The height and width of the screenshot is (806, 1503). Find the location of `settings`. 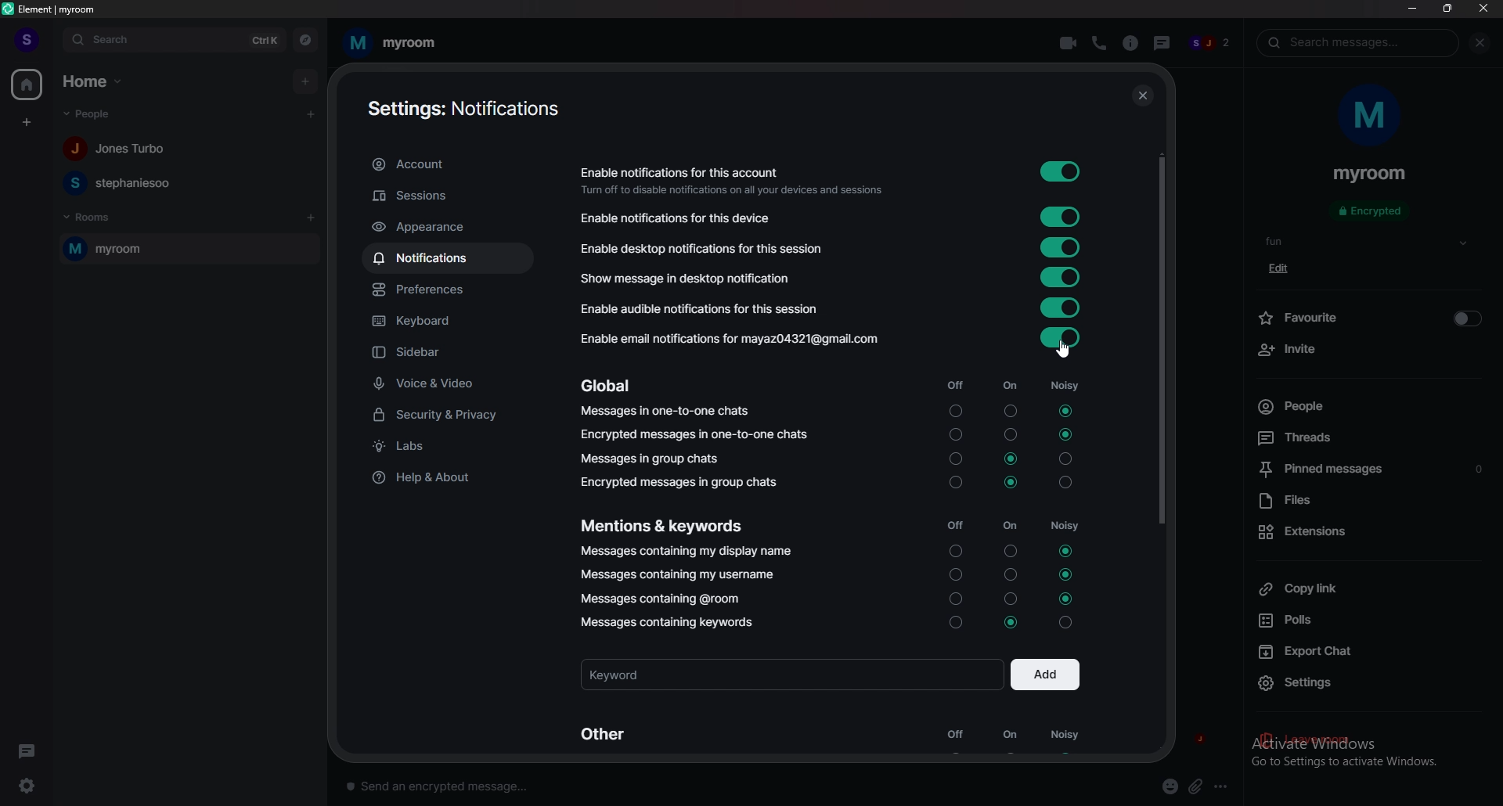

settings is located at coordinates (1372, 684).